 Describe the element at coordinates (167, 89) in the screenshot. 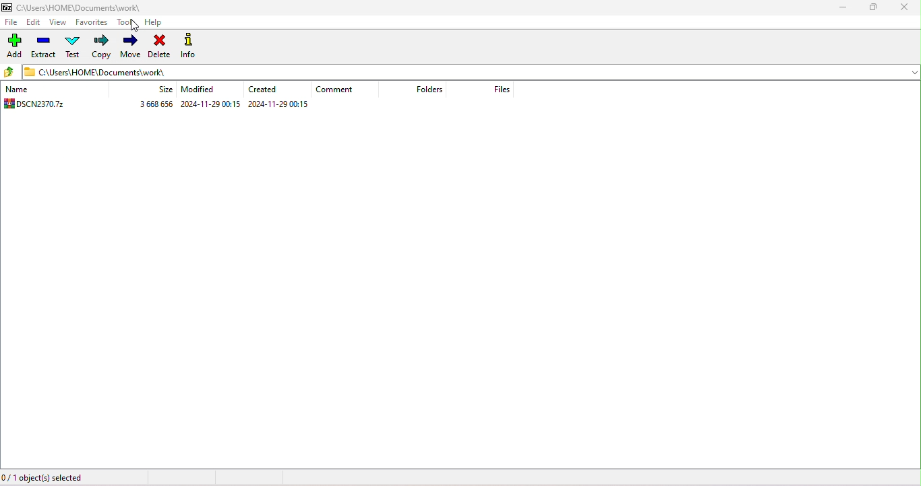

I see `size` at that location.